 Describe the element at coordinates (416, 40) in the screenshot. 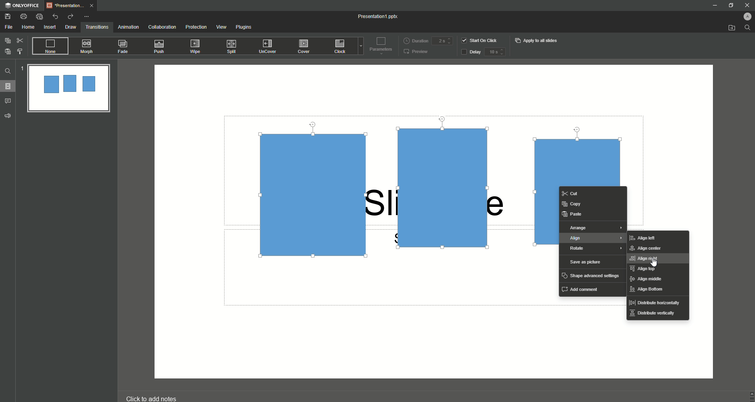

I see `Duration` at that location.